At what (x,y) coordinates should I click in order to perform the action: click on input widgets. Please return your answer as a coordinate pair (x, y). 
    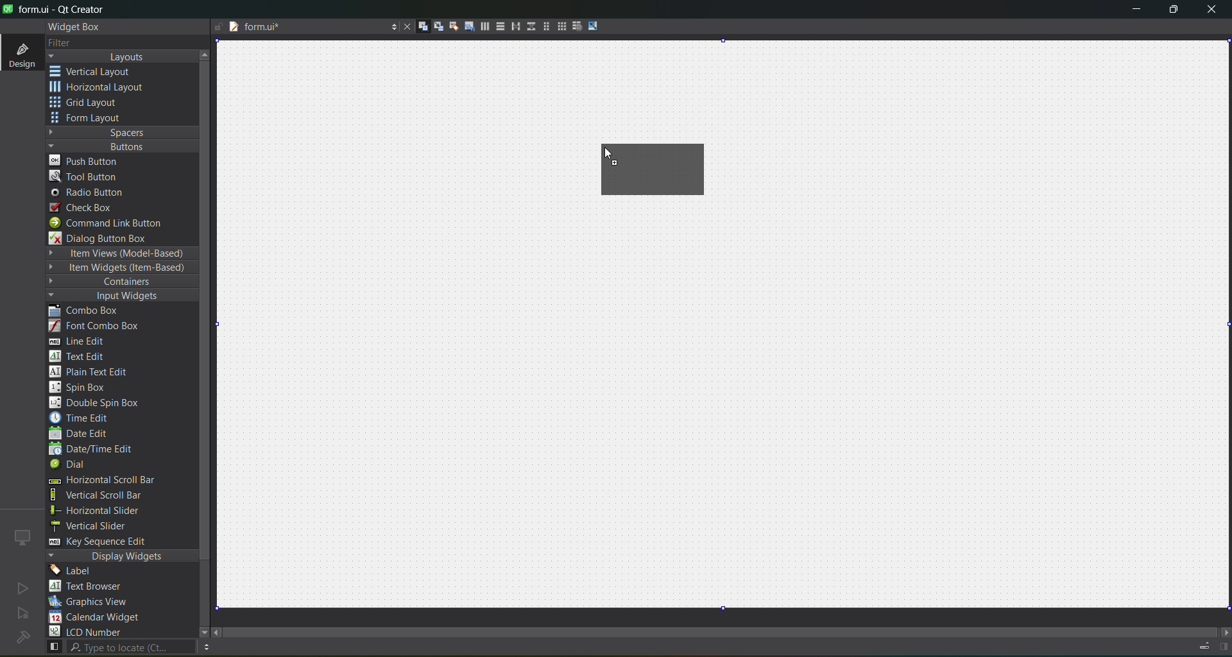
    Looking at the image, I should click on (116, 296).